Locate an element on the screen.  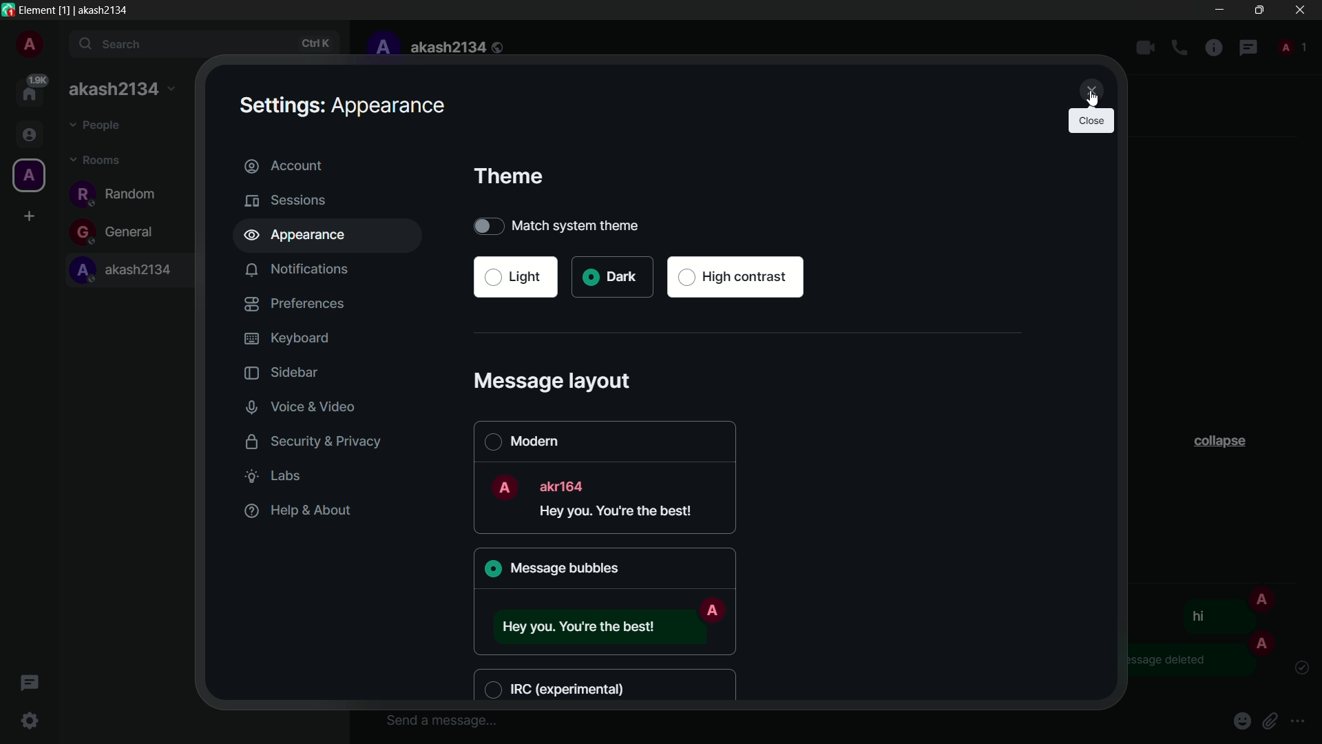
tick is located at coordinates (1302, 668).